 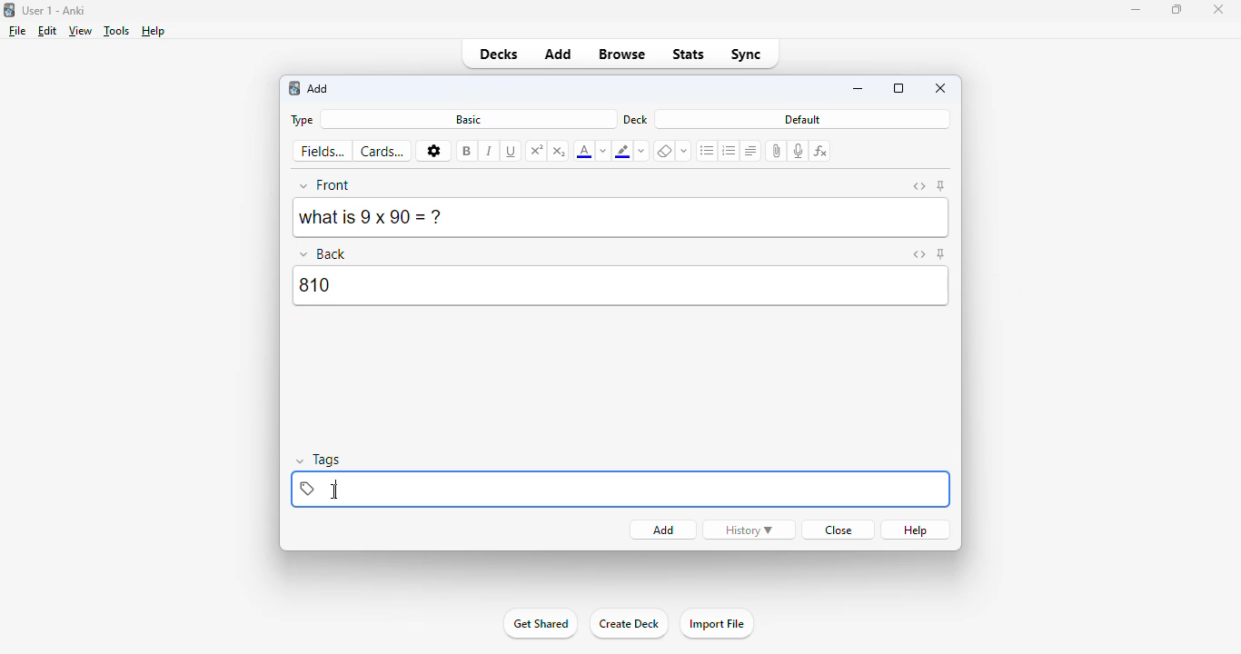 I want to click on deck, so click(x=636, y=119).